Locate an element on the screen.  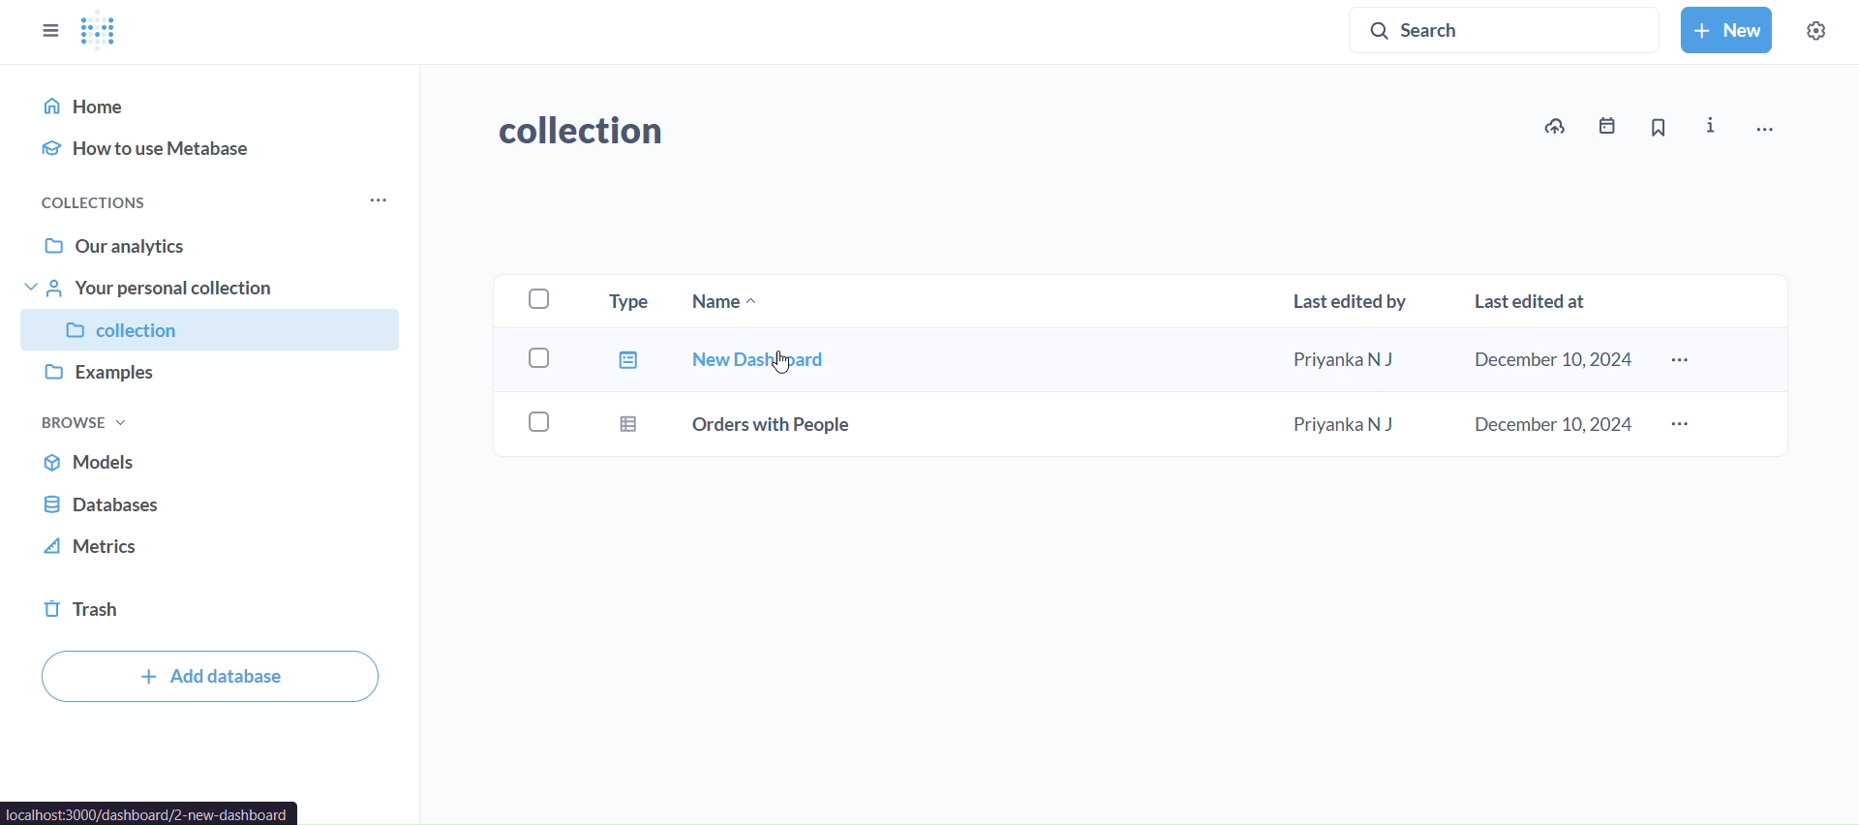
last edited by is located at coordinates (1355, 299).